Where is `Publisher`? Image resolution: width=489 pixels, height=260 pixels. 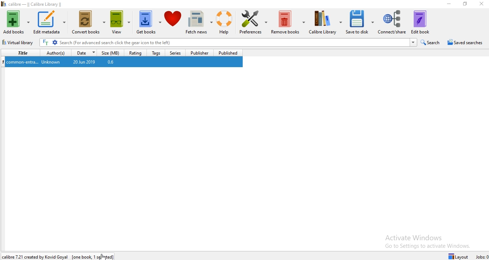
Publisher is located at coordinates (198, 52).